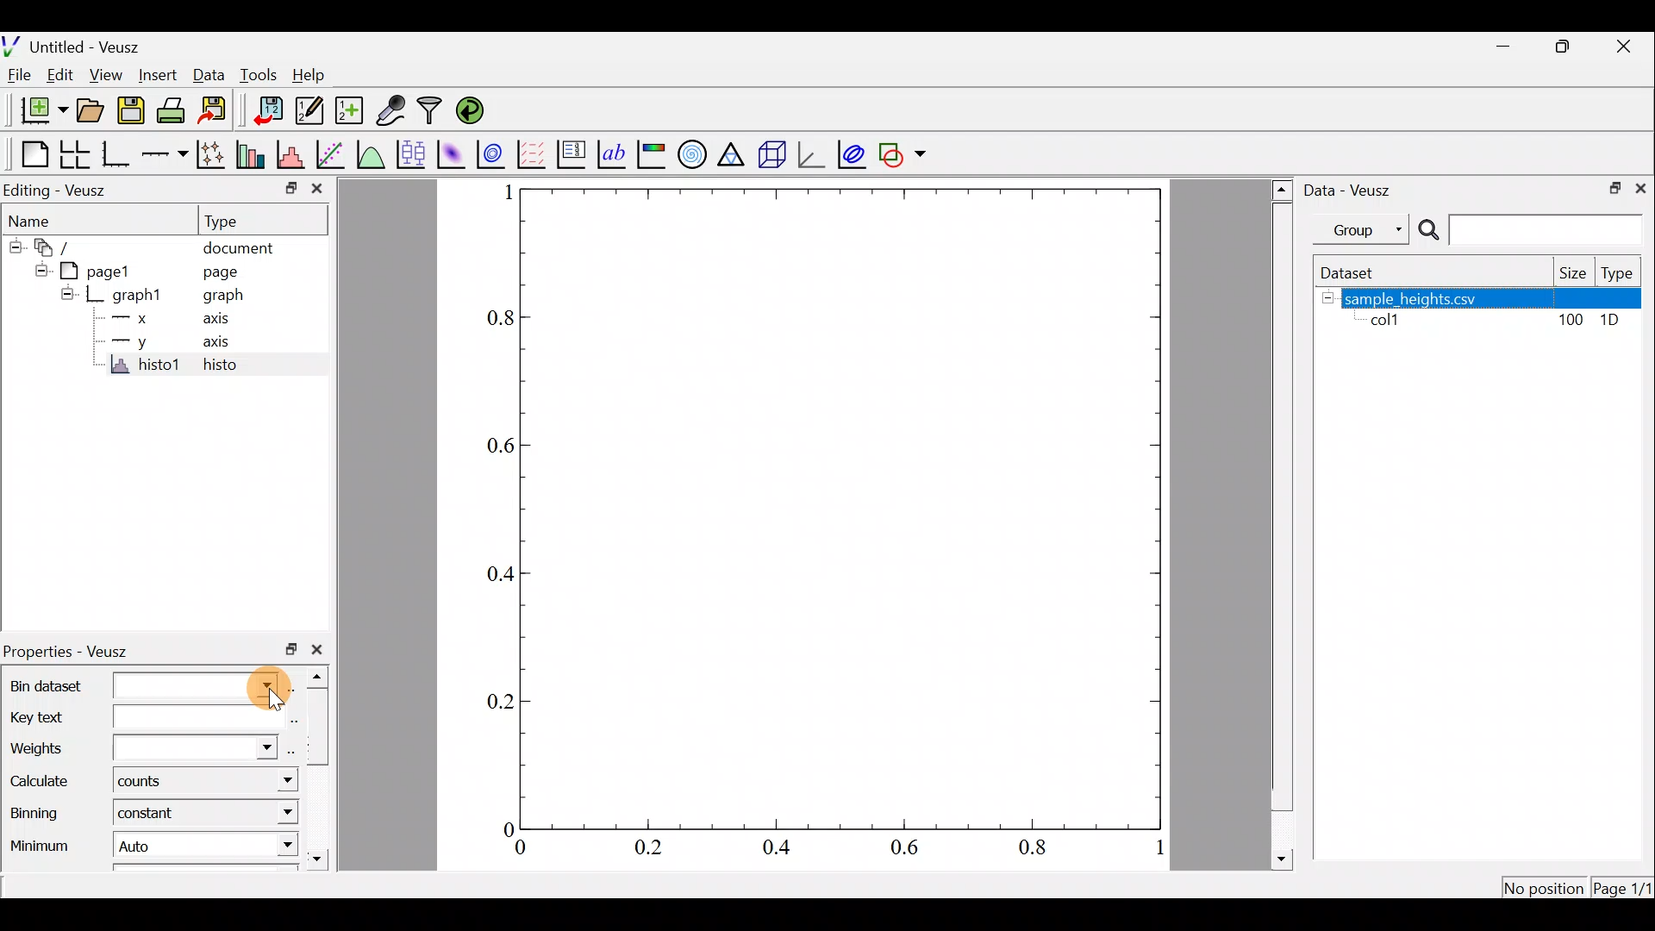 The width and height of the screenshot is (1655, 931). I want to click on plot a 2d dataset as contours, so click(495, 154).